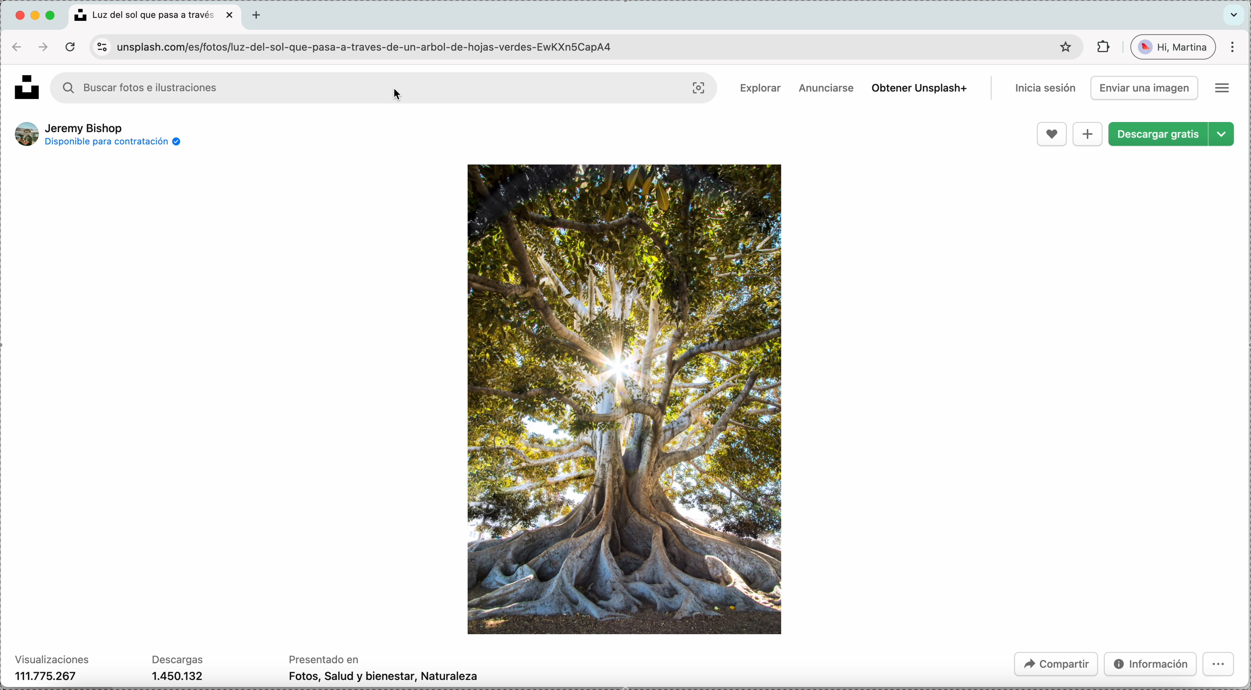 This screenshot has width=1251, height=690. Describe the element at coordinates (51, 668) in the screenshot. I see `Visualizaciones
111.775.267` at that location.